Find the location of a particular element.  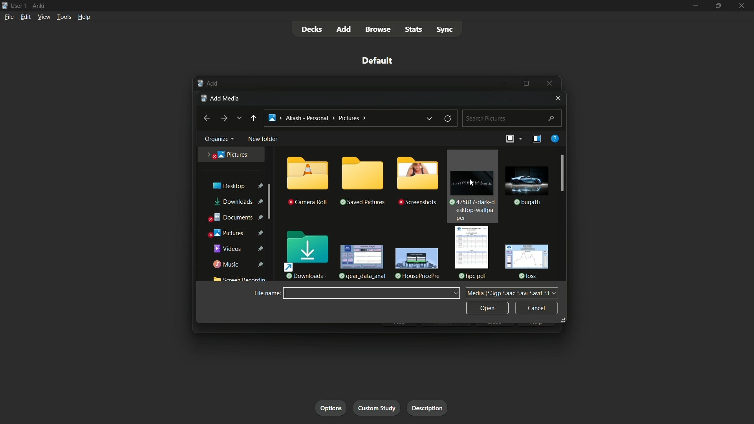

app name is located at coordinates (40, 5).